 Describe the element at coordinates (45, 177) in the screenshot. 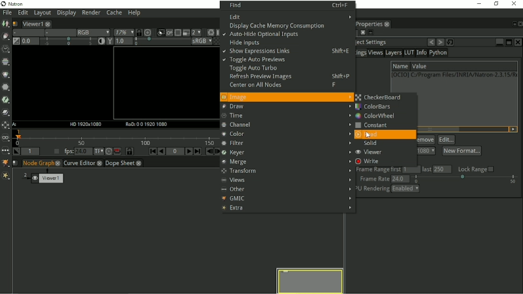

I see `Viewer1` at that location.